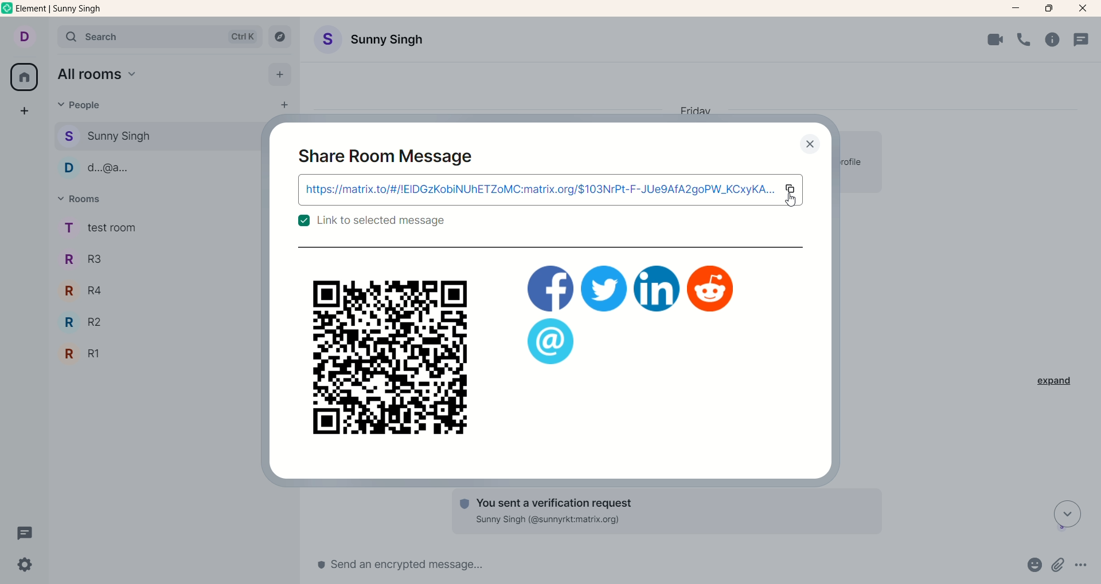 The height and width of the screenshot is (584, 1101). I want to click on close, so click(813, 145).